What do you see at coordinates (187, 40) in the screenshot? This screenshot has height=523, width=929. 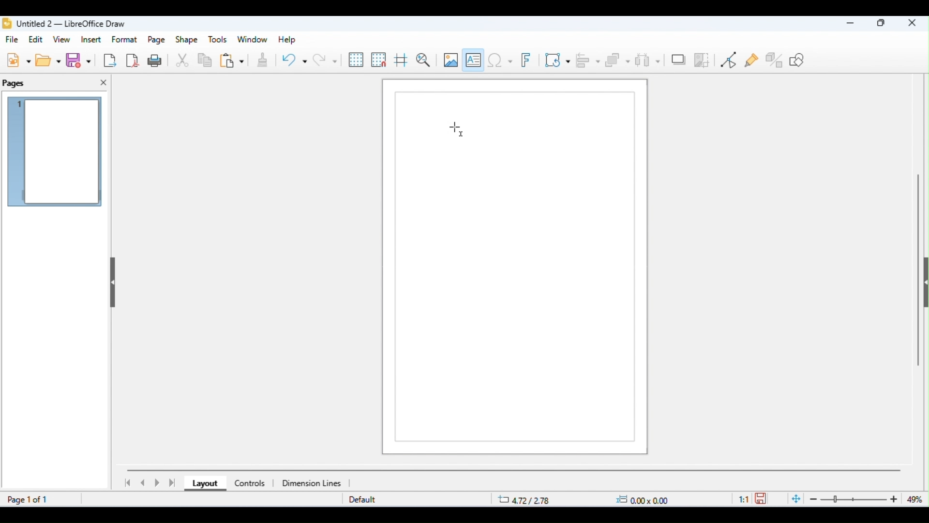 I see `shape` at bounding box center [187, 40].